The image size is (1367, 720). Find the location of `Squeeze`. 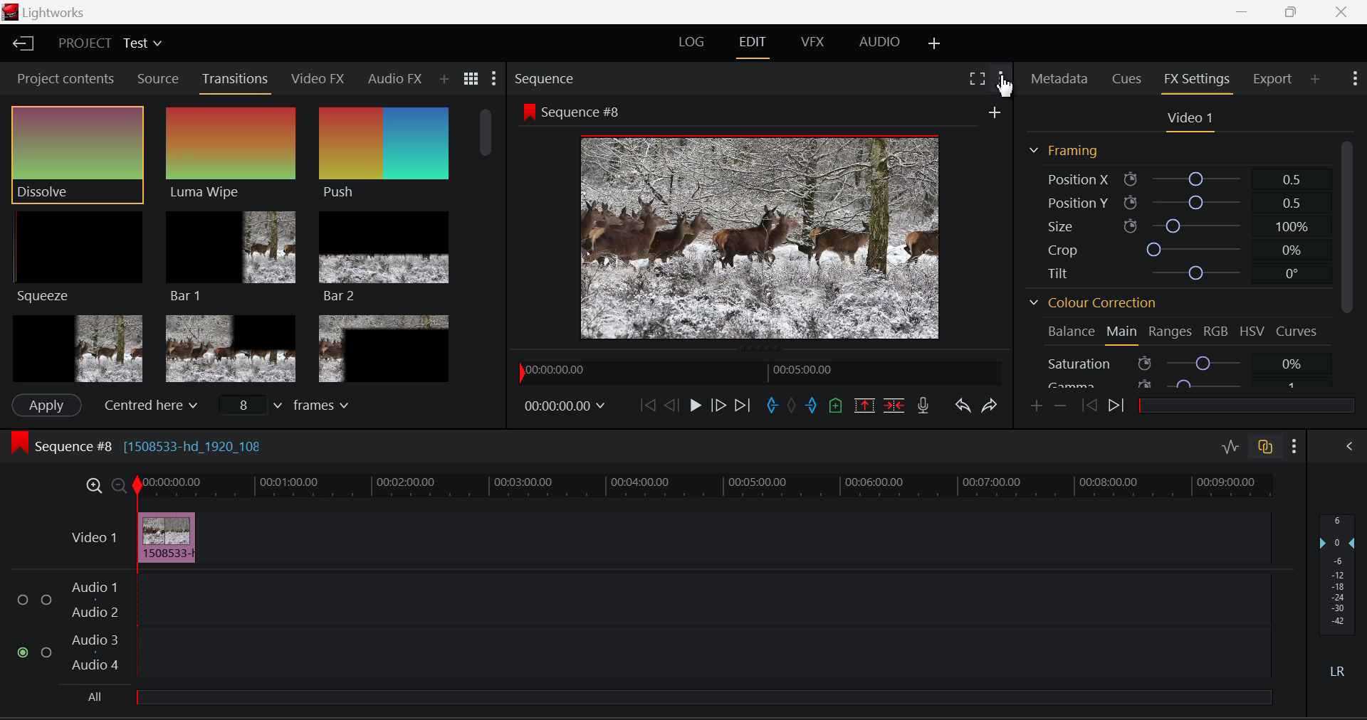

Squeeze is located at coordinates (78, 256).